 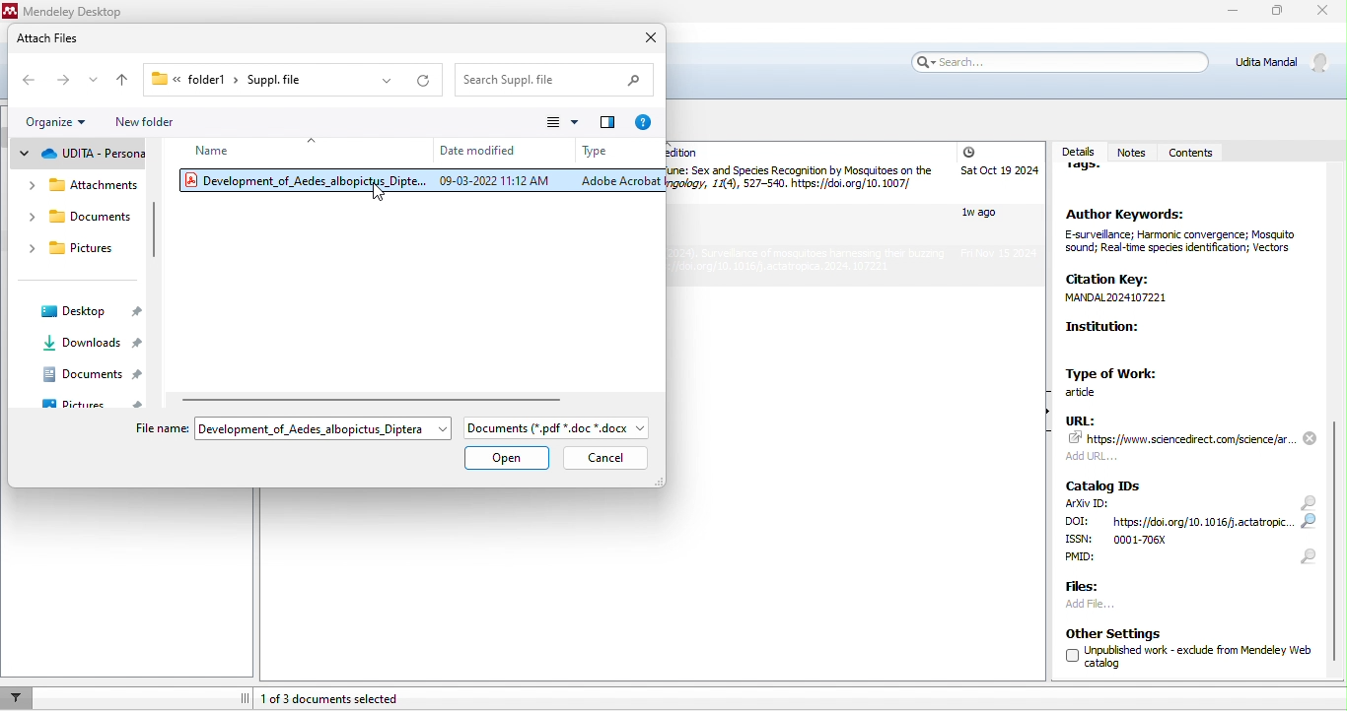 What do you see at coordinates (1089, 585) in the screenshot?
I see `files` at bounding box center [1089, 585].